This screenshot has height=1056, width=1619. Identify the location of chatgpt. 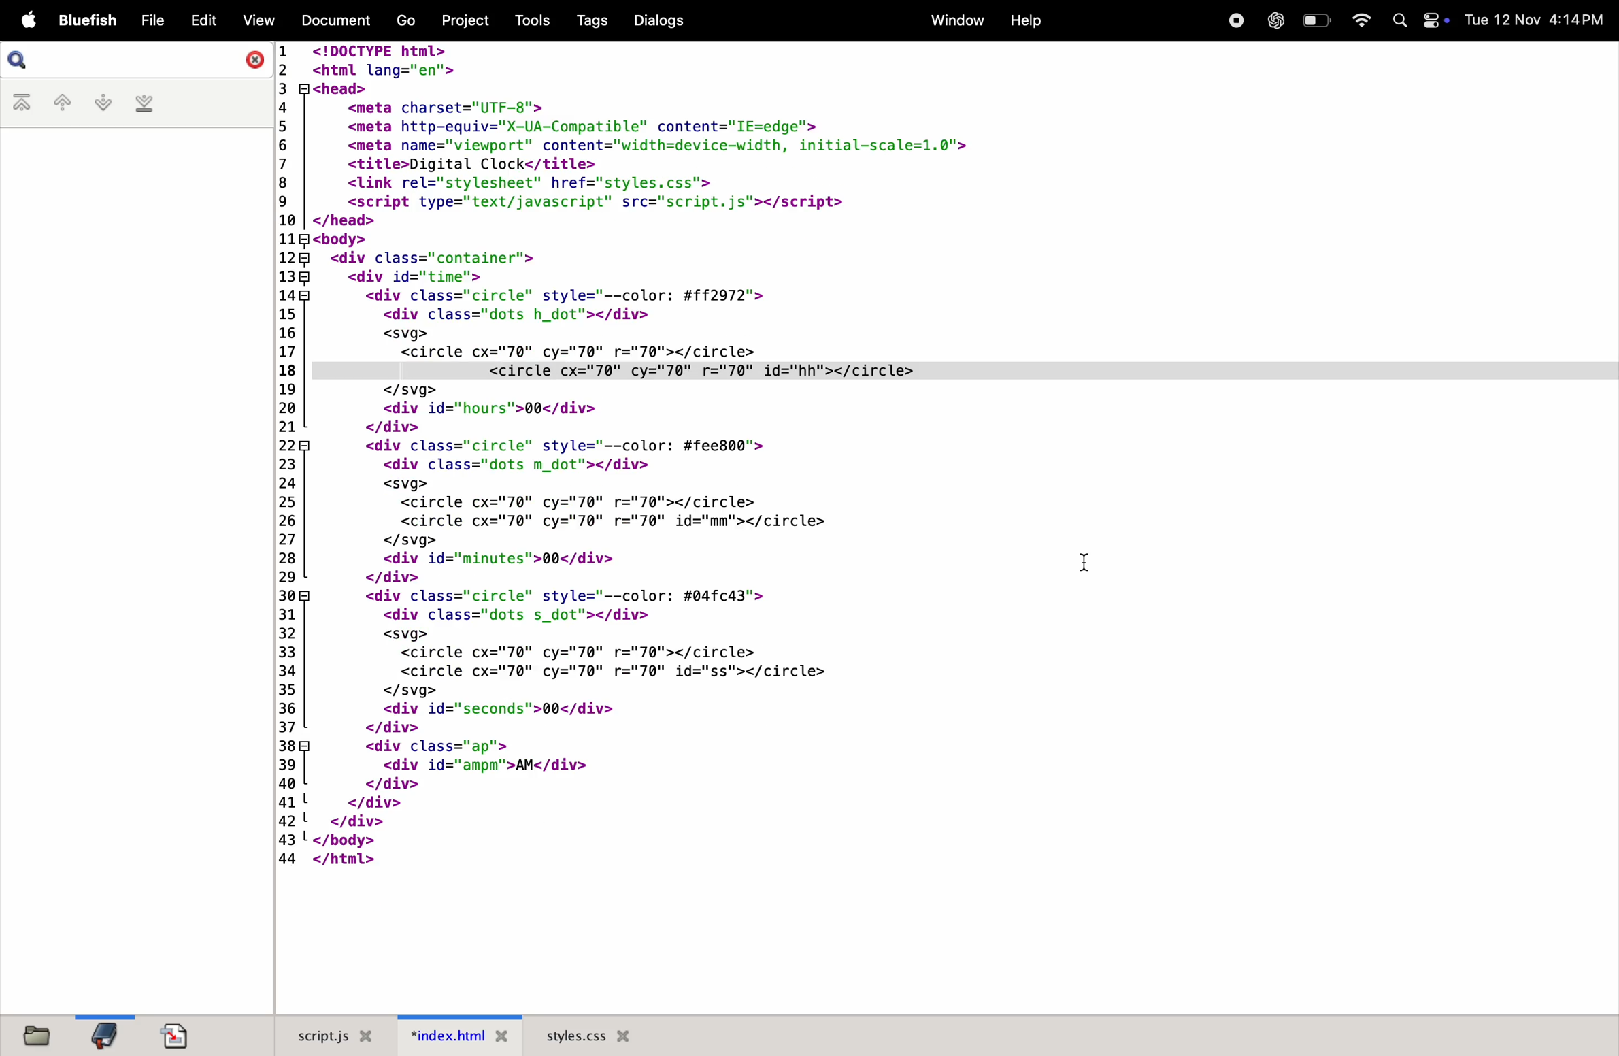
(1275, 20).